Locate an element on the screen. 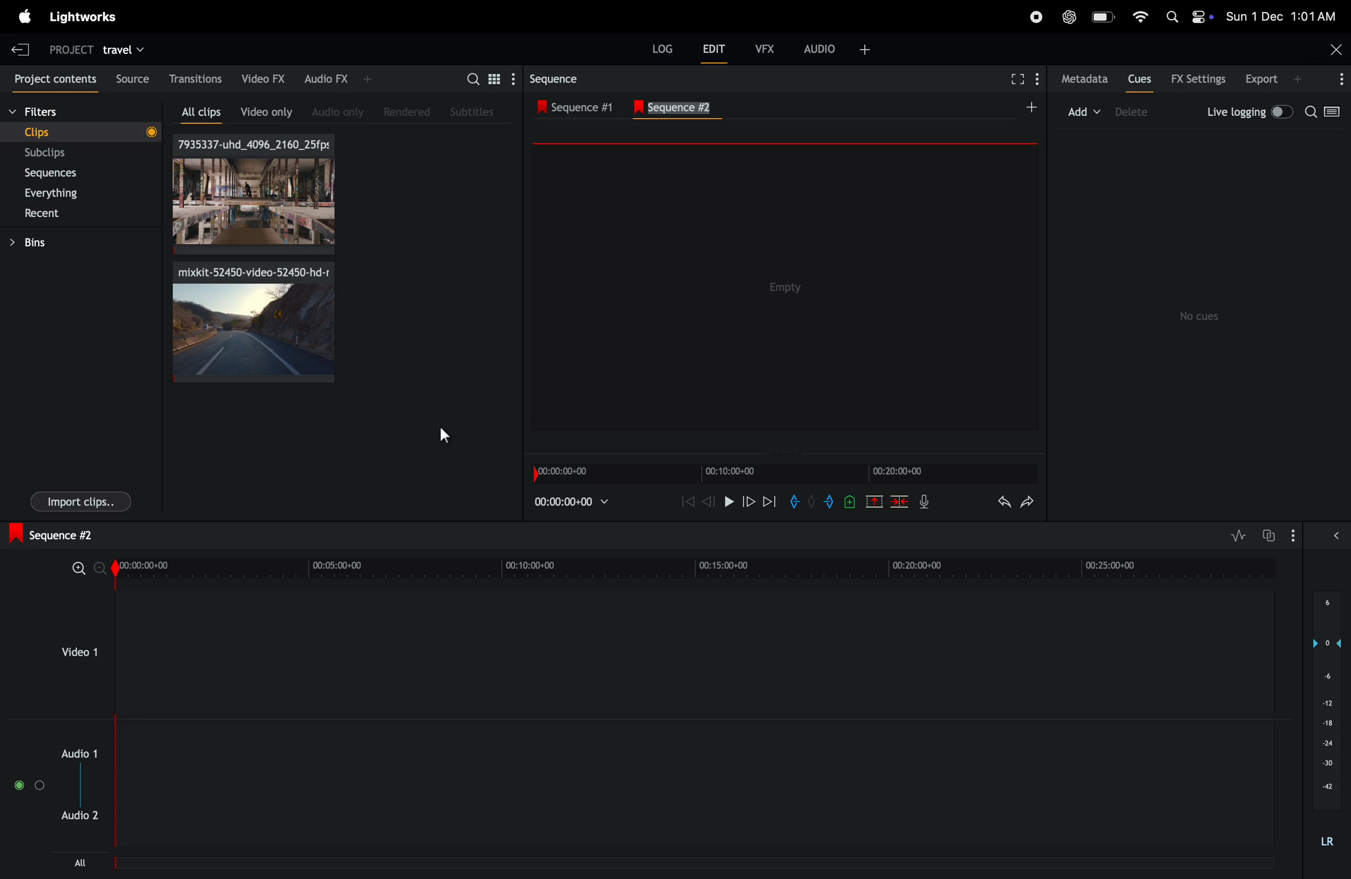 The image size is (1351, 879). add in is located at coordinates (798, 504).